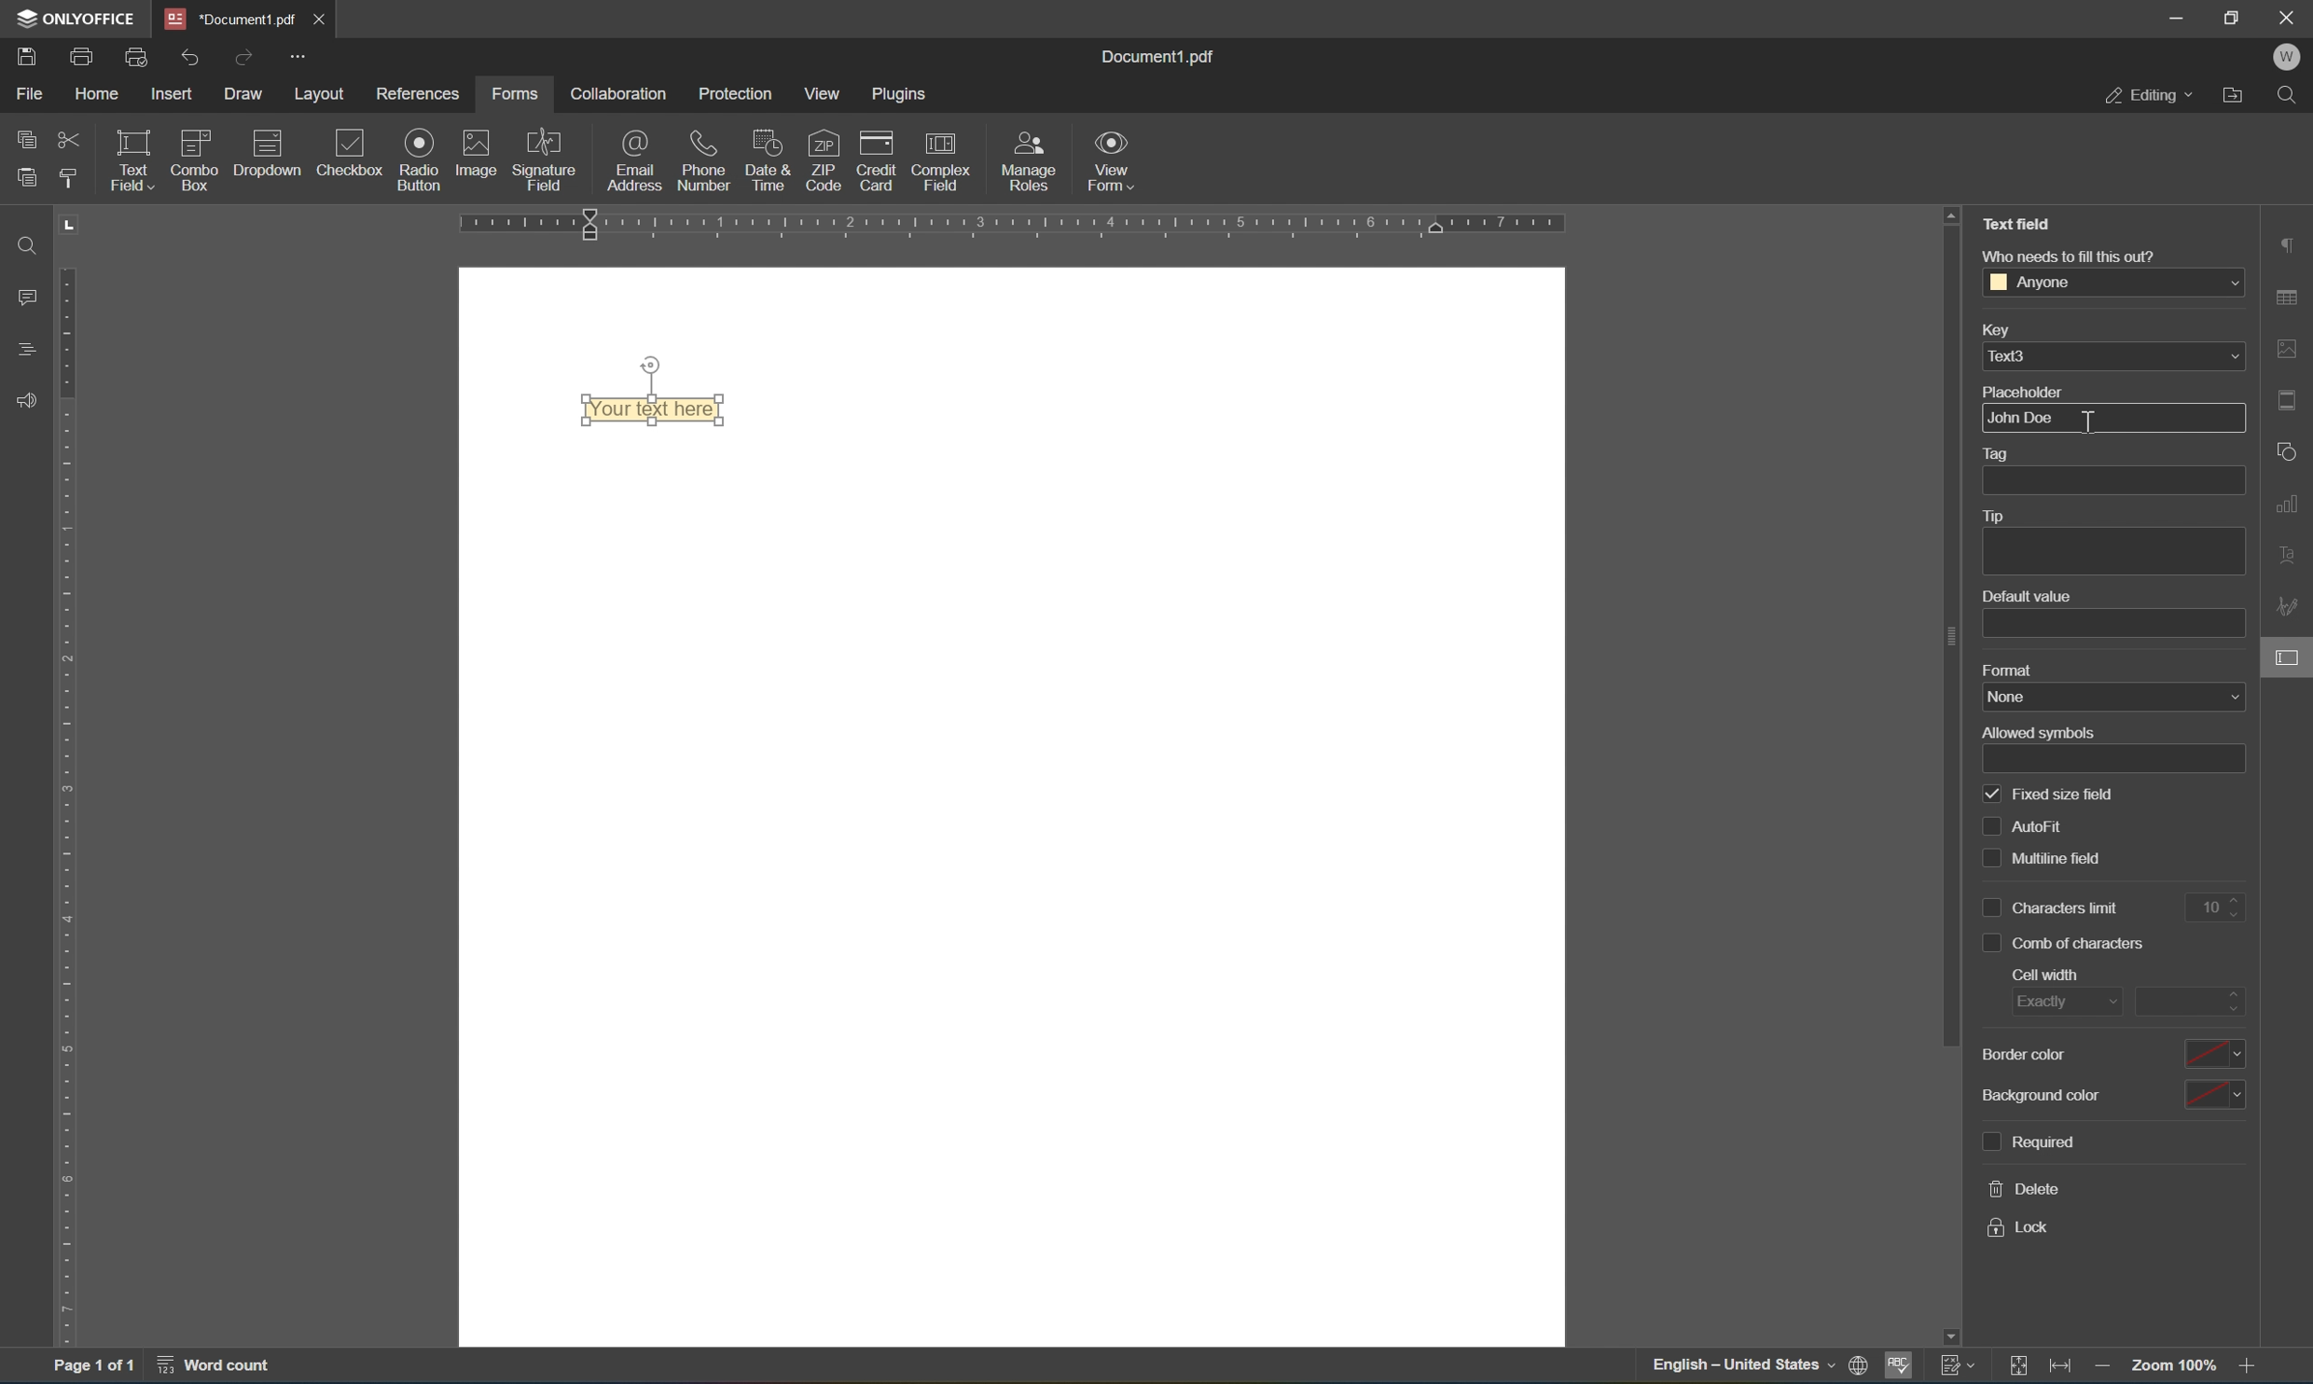  Describe the element at coordinates (2064, 1371) in the screenshot. I see `fit to width` at that location.